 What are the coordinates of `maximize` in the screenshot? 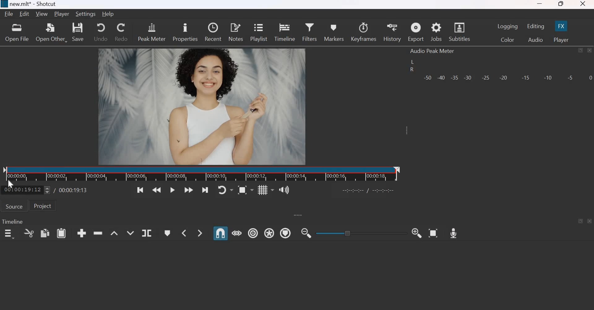 It's located at (561, 5).